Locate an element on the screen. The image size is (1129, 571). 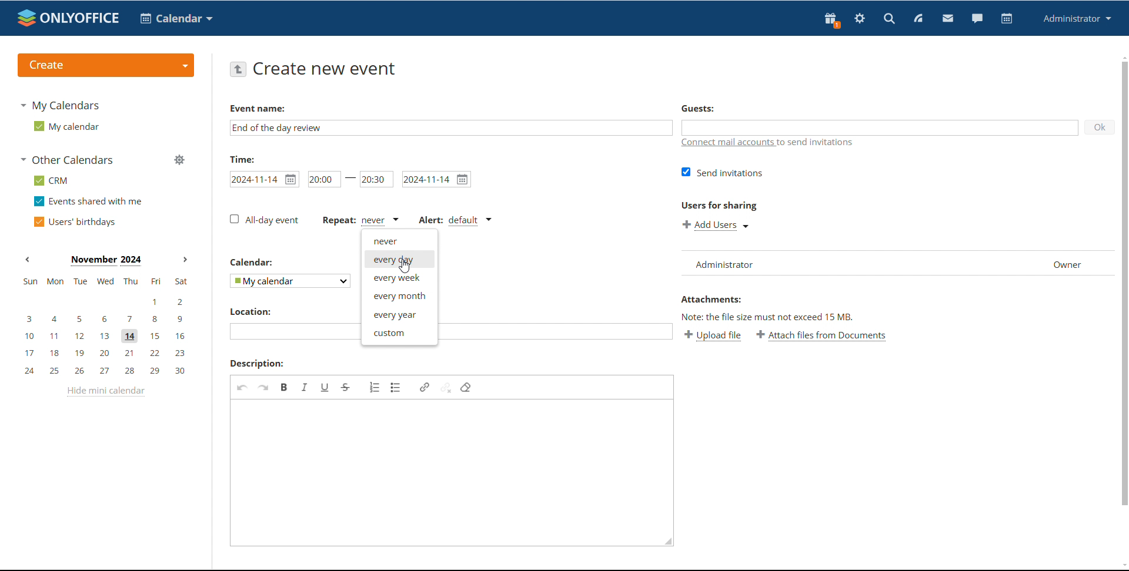
add guests is located at coordinates (878, 127).